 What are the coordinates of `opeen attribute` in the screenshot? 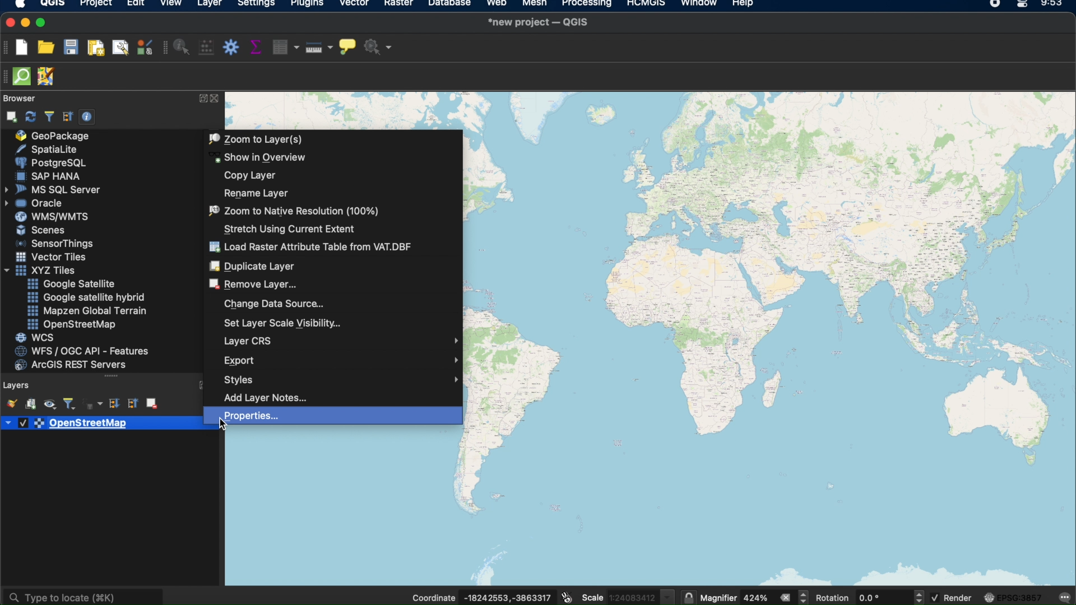 It's located at (283, 48).